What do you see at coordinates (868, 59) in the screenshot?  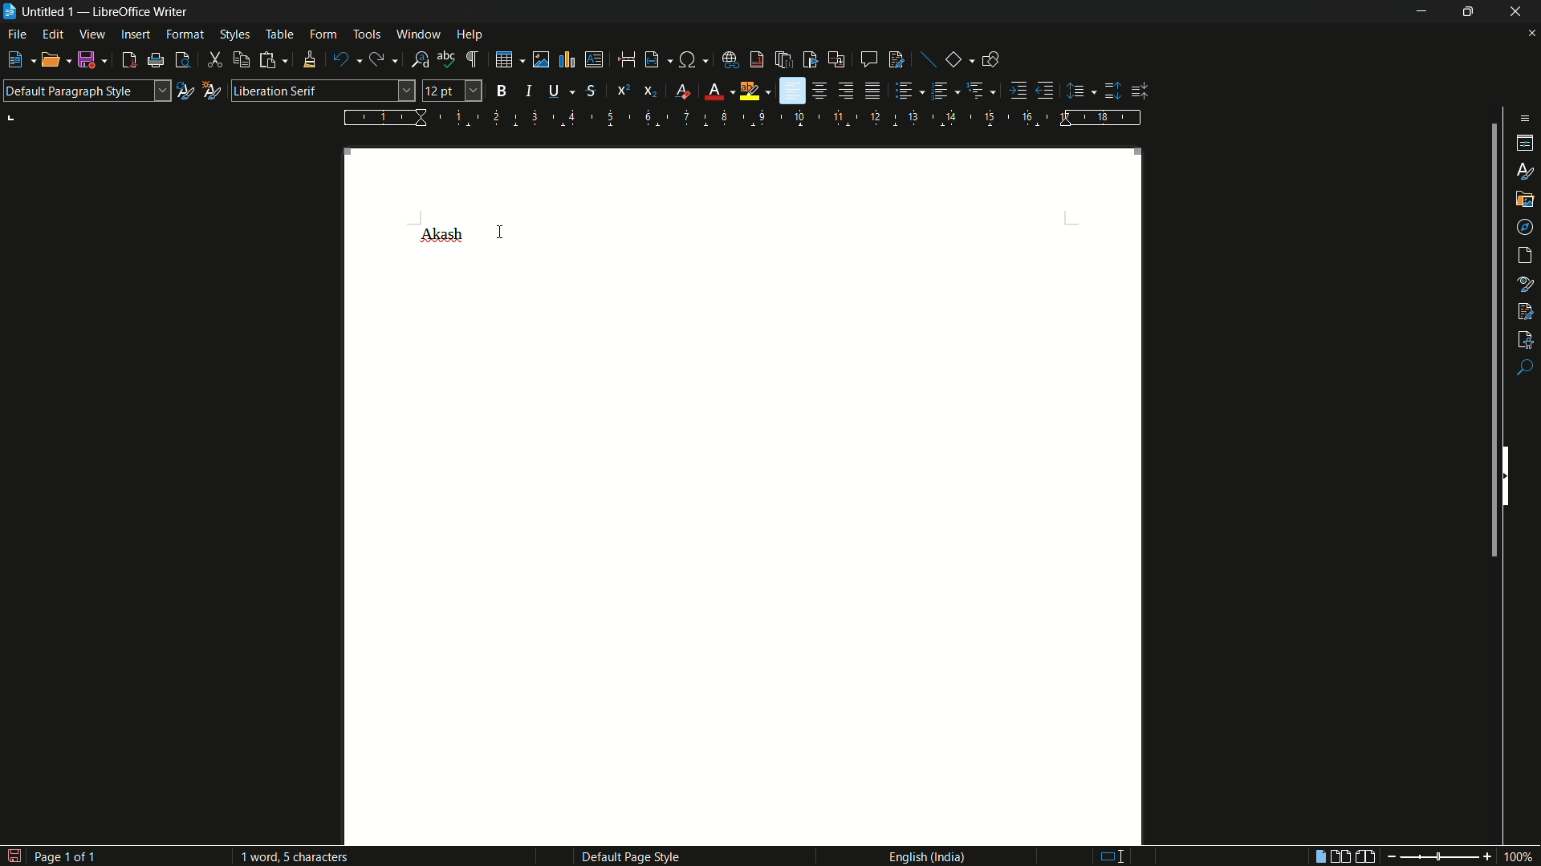 I see `insert comment` at bounding box center [868, 59].